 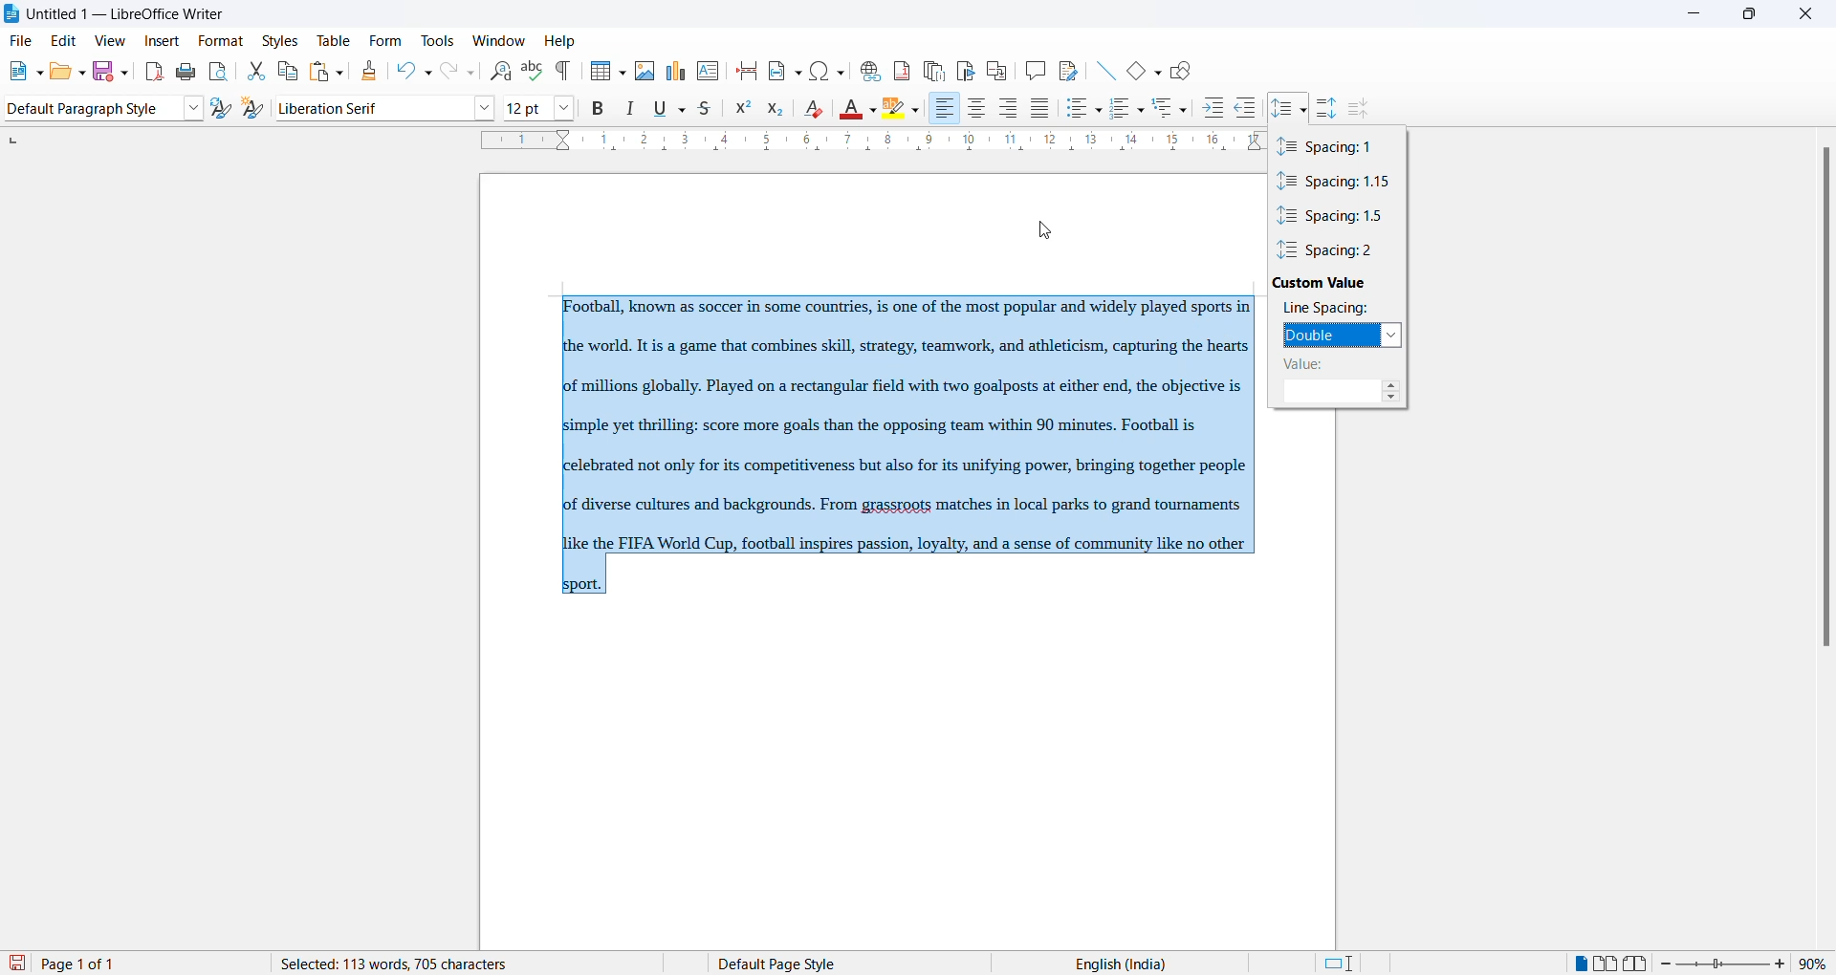 I want to click on view, so click(x=107, y=40).